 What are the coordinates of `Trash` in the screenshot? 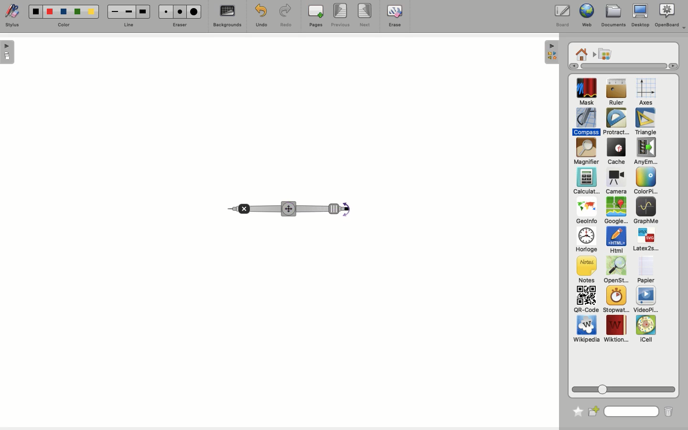 It's located at (667, 411).